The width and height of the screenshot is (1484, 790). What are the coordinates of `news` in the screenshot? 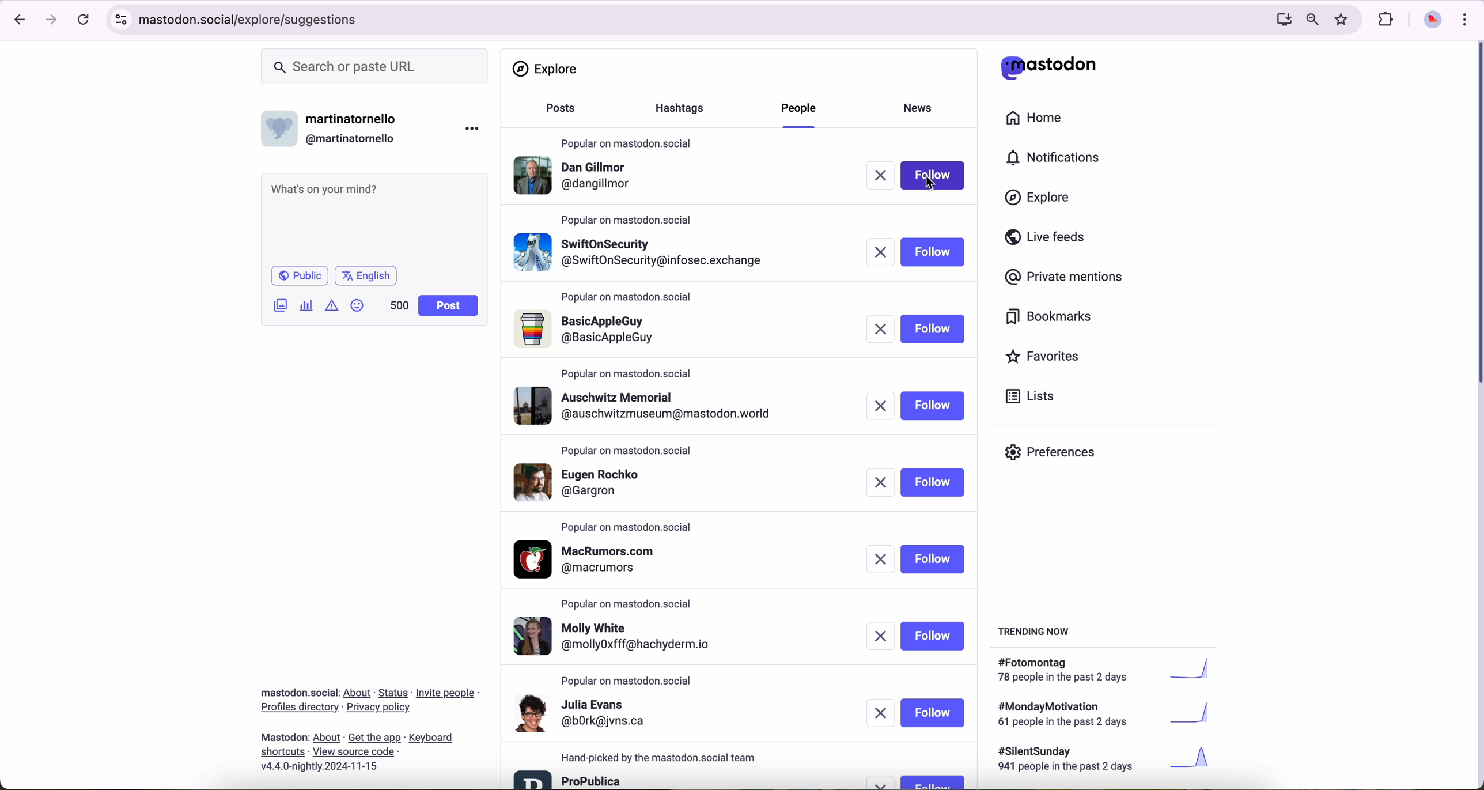 It's located at (922, 107).